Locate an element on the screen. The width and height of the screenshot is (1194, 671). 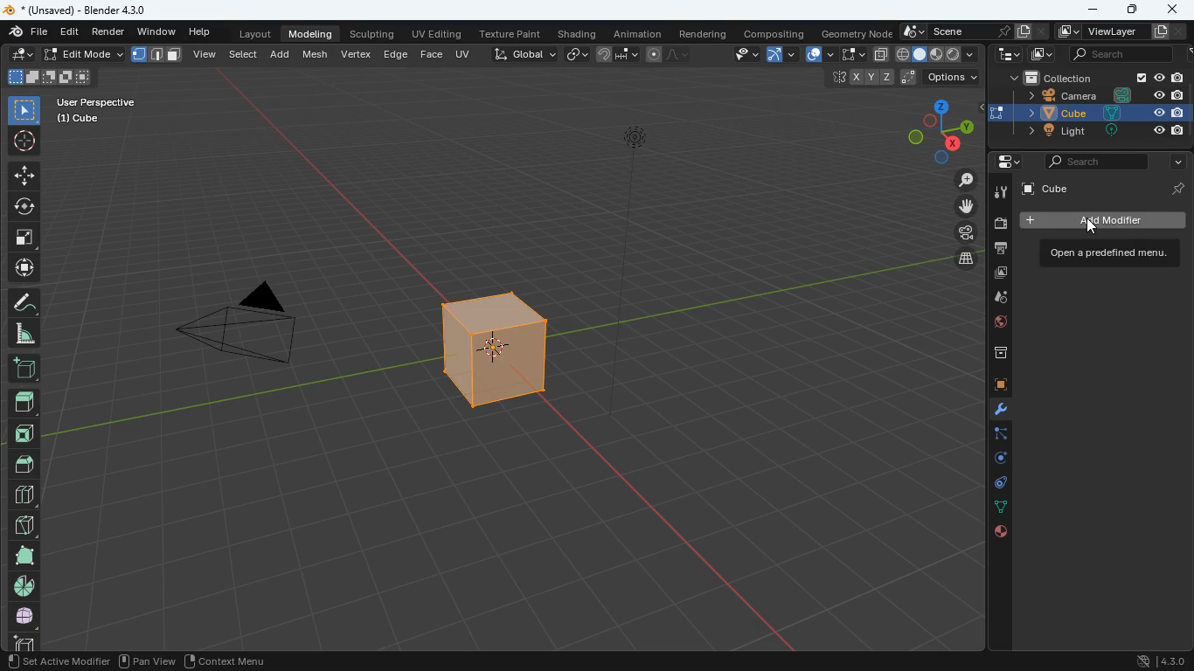
top is located at coordinates (24, 405).